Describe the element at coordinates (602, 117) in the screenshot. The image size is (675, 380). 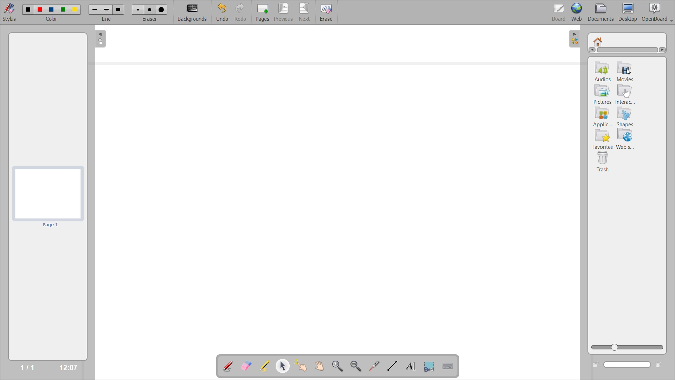
I see `applications` at that location.